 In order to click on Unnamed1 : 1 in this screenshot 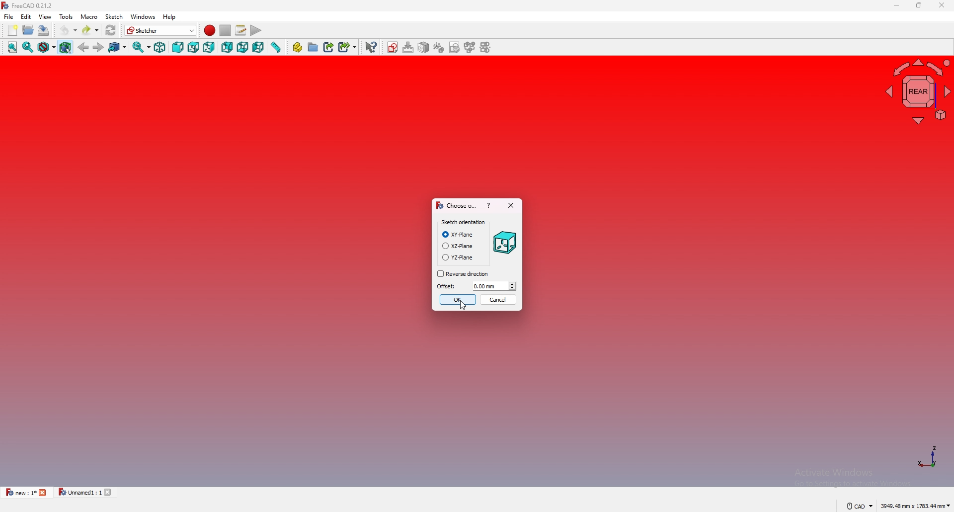, I will do `click(79, 492)`.